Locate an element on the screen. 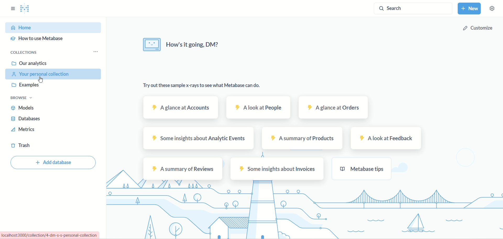 Image resolution: width=503 pixels, height=239 pixels. metabase tips is located at coordinates (363, 169).